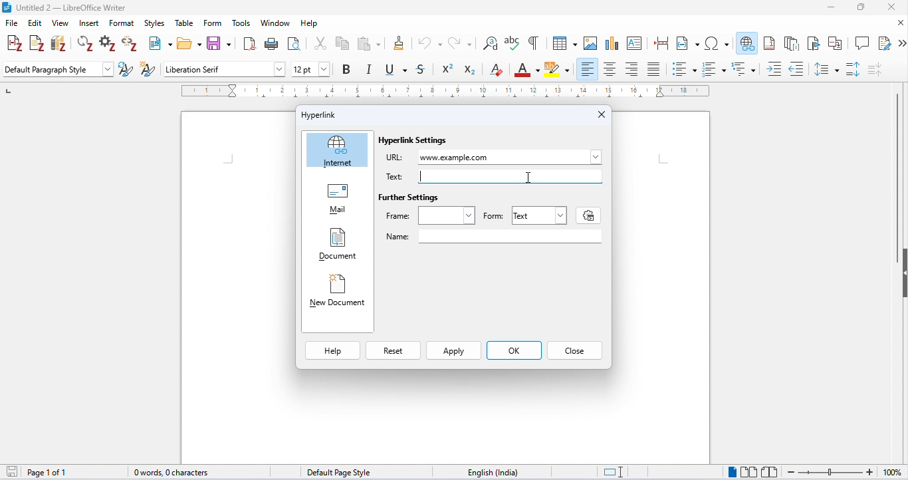 The width and height of the screenshot is (908, 480). Describe the element at coordinates (58, 43) in the screenshot. I see `add/edit bibliography` at that location.